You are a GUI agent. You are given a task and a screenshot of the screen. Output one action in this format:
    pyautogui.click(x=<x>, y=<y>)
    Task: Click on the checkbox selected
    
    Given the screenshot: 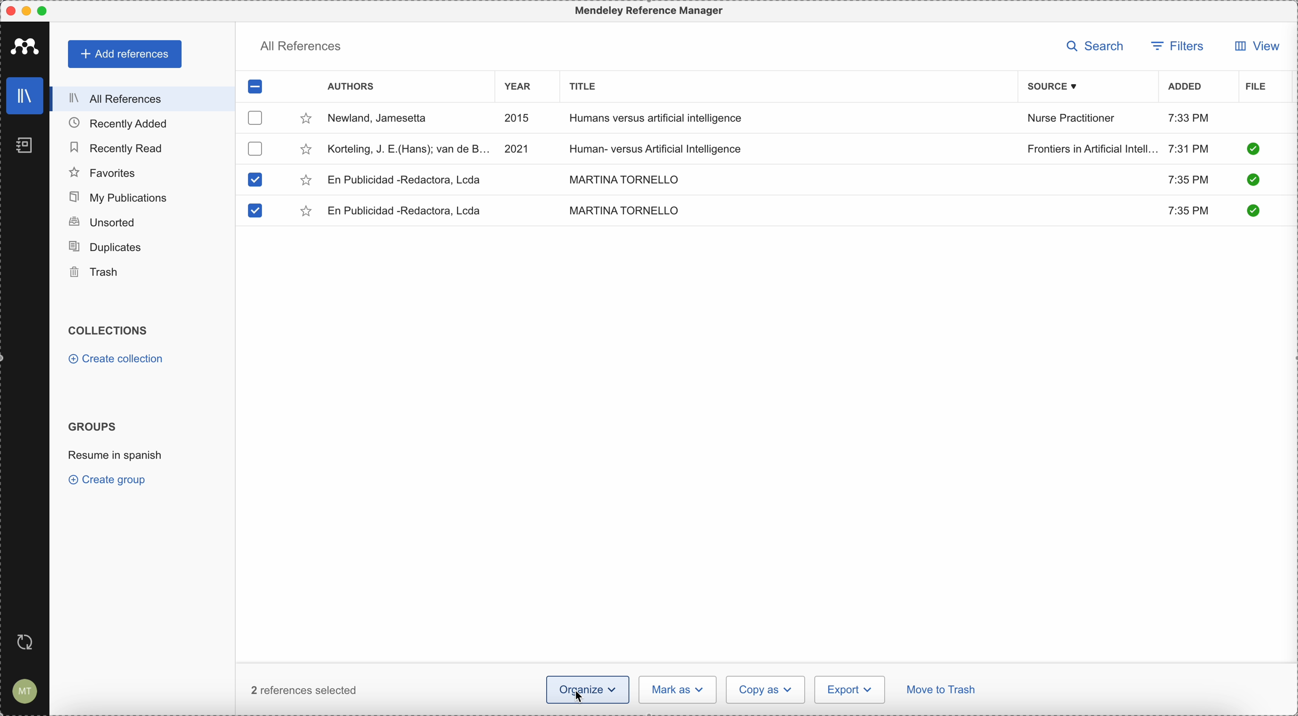 What is the action you would take?
    pyautogui.click(x=255, y=86)
    